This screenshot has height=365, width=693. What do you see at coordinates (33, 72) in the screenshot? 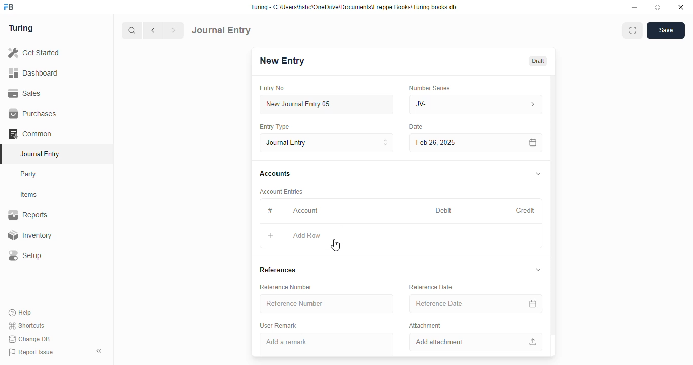
I see `dashboard` at bounding box center [33, 72].